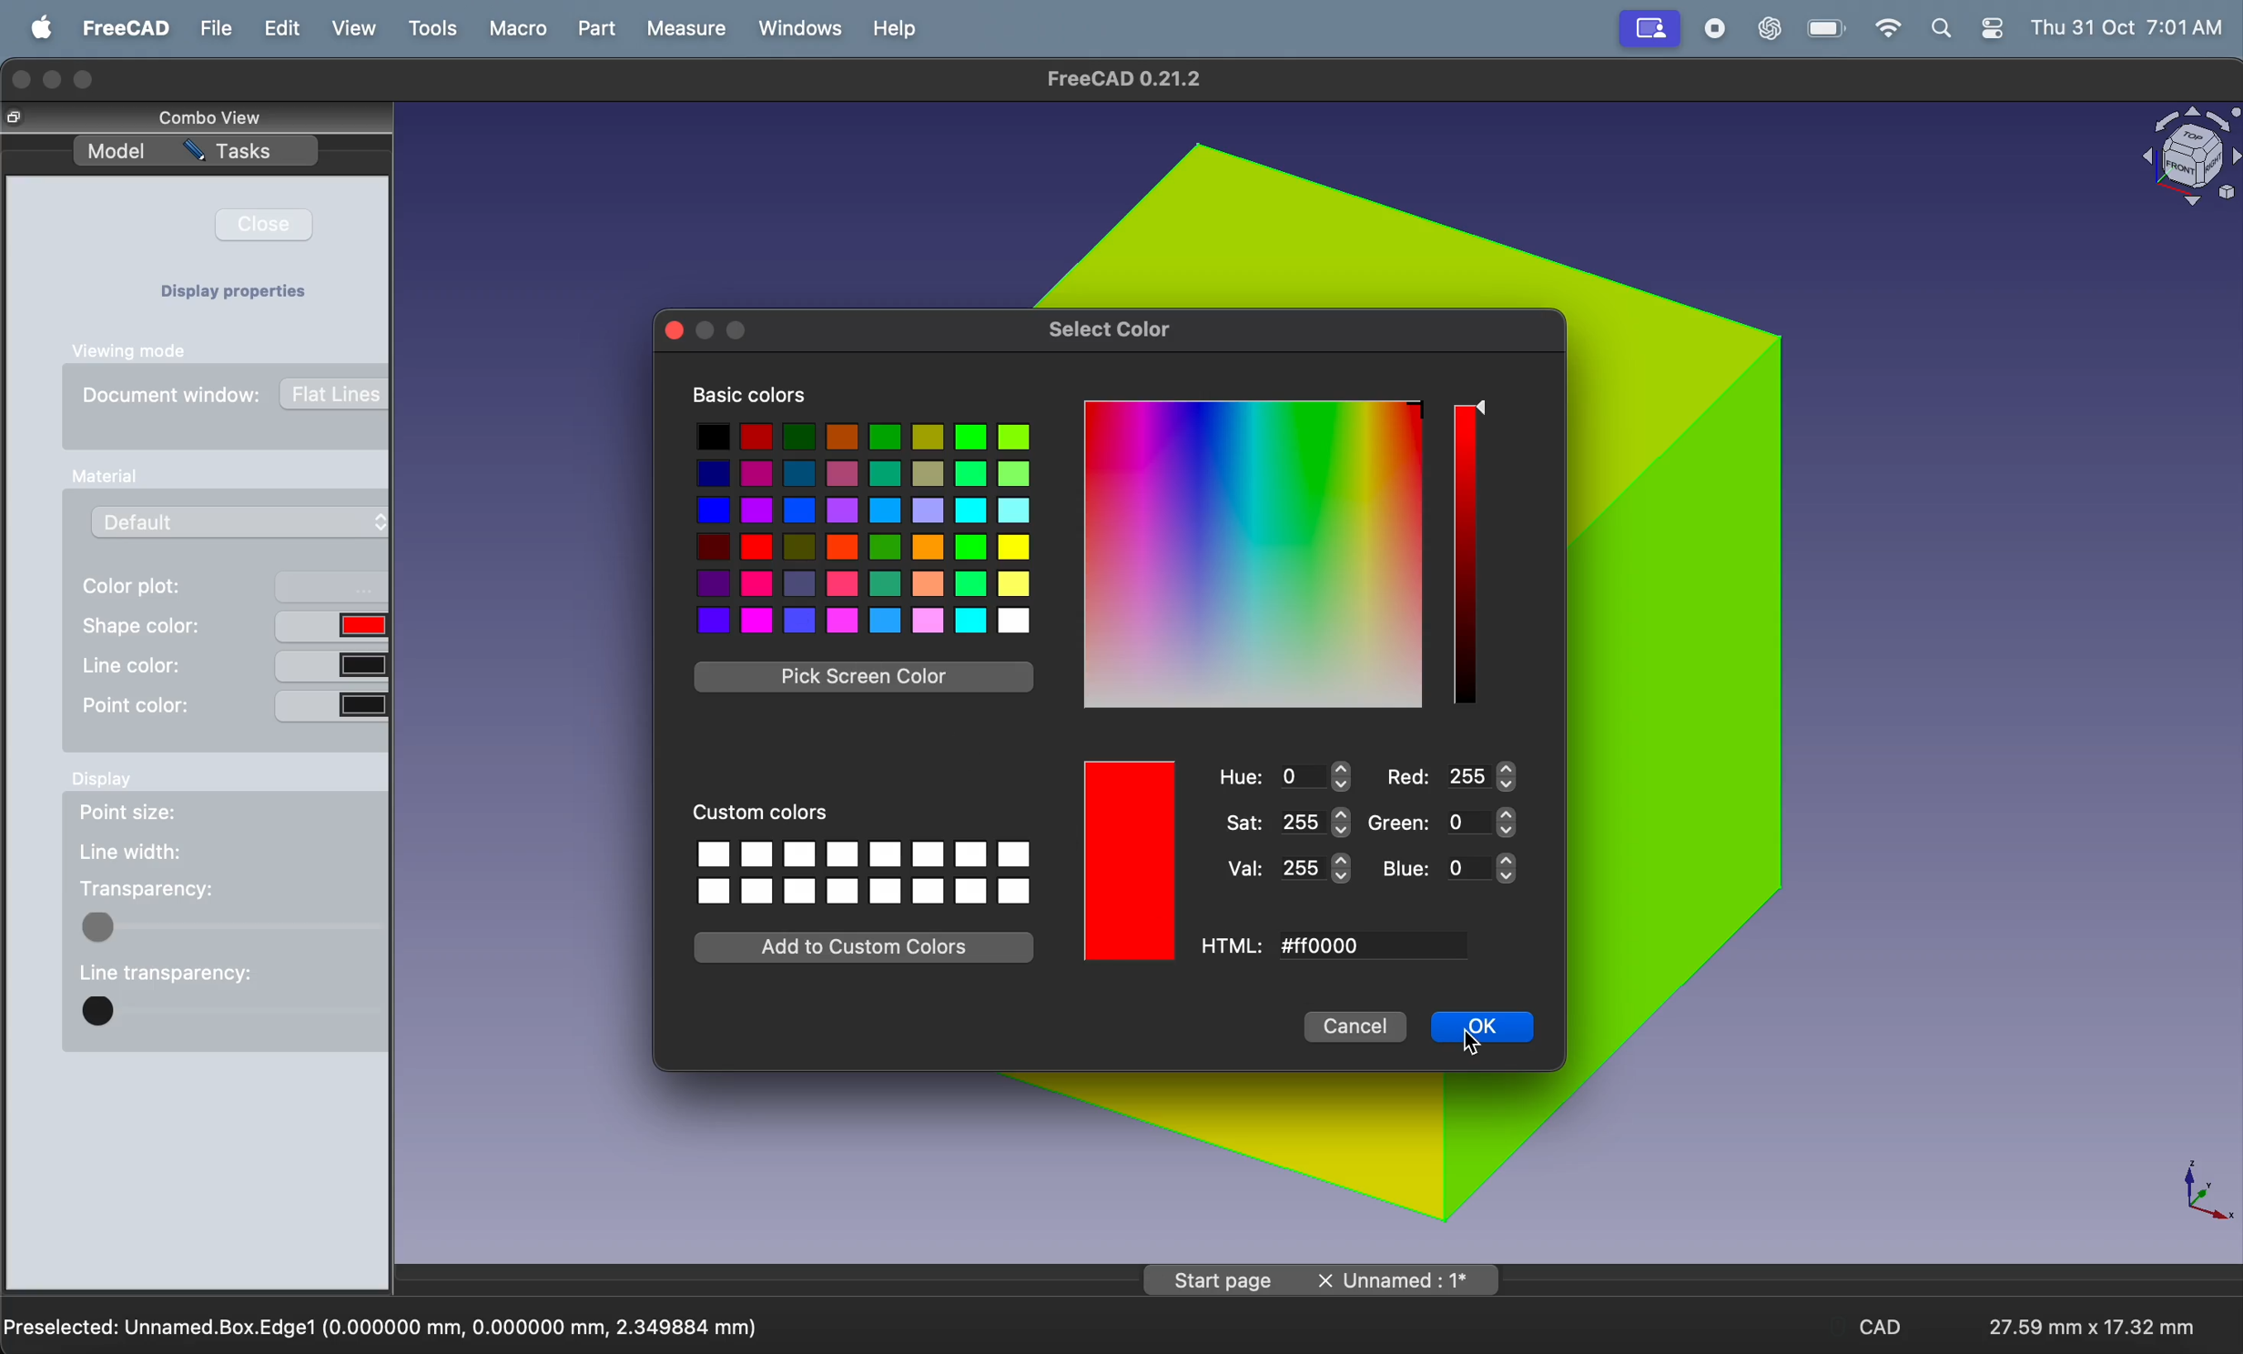  Describe the element at coordinates (1284, 823) in the screenshot. I see `saat` at that location.